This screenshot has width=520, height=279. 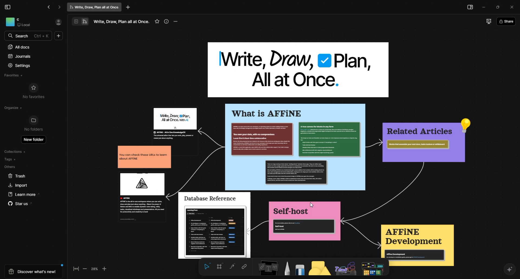 What do you see at coordinates (167, 21) in the screenshot?
I see `information` at bounding box center [167, 21].